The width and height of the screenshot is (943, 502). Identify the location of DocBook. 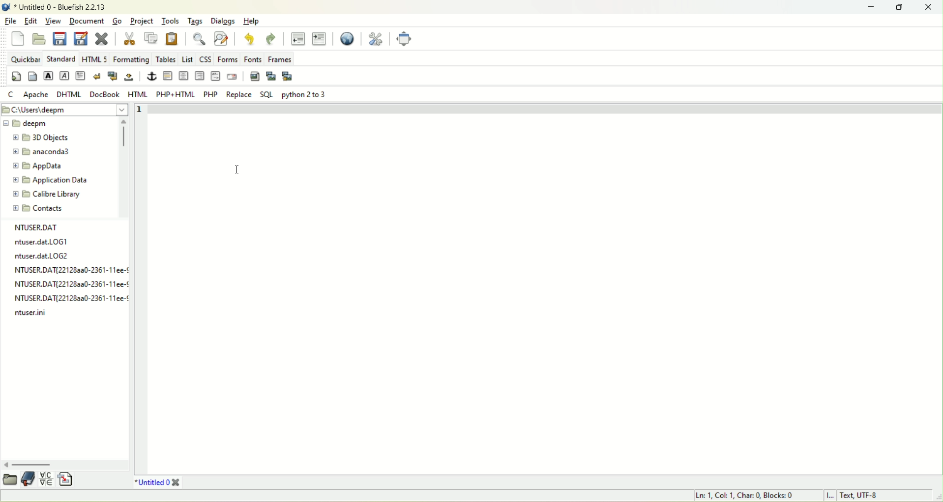
(104, 94).